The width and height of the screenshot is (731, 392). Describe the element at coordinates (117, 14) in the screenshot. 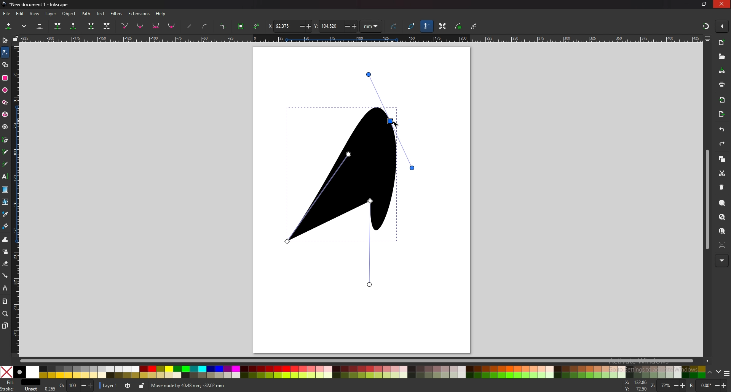

I see `filters` at that location.